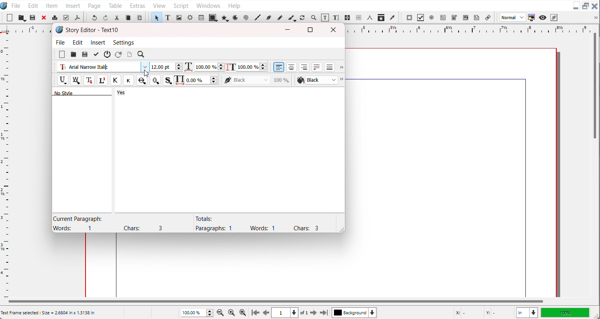  Describe the element at coordinates (393, 17) in the screenshot. I see `Eye Dropper` at that location.